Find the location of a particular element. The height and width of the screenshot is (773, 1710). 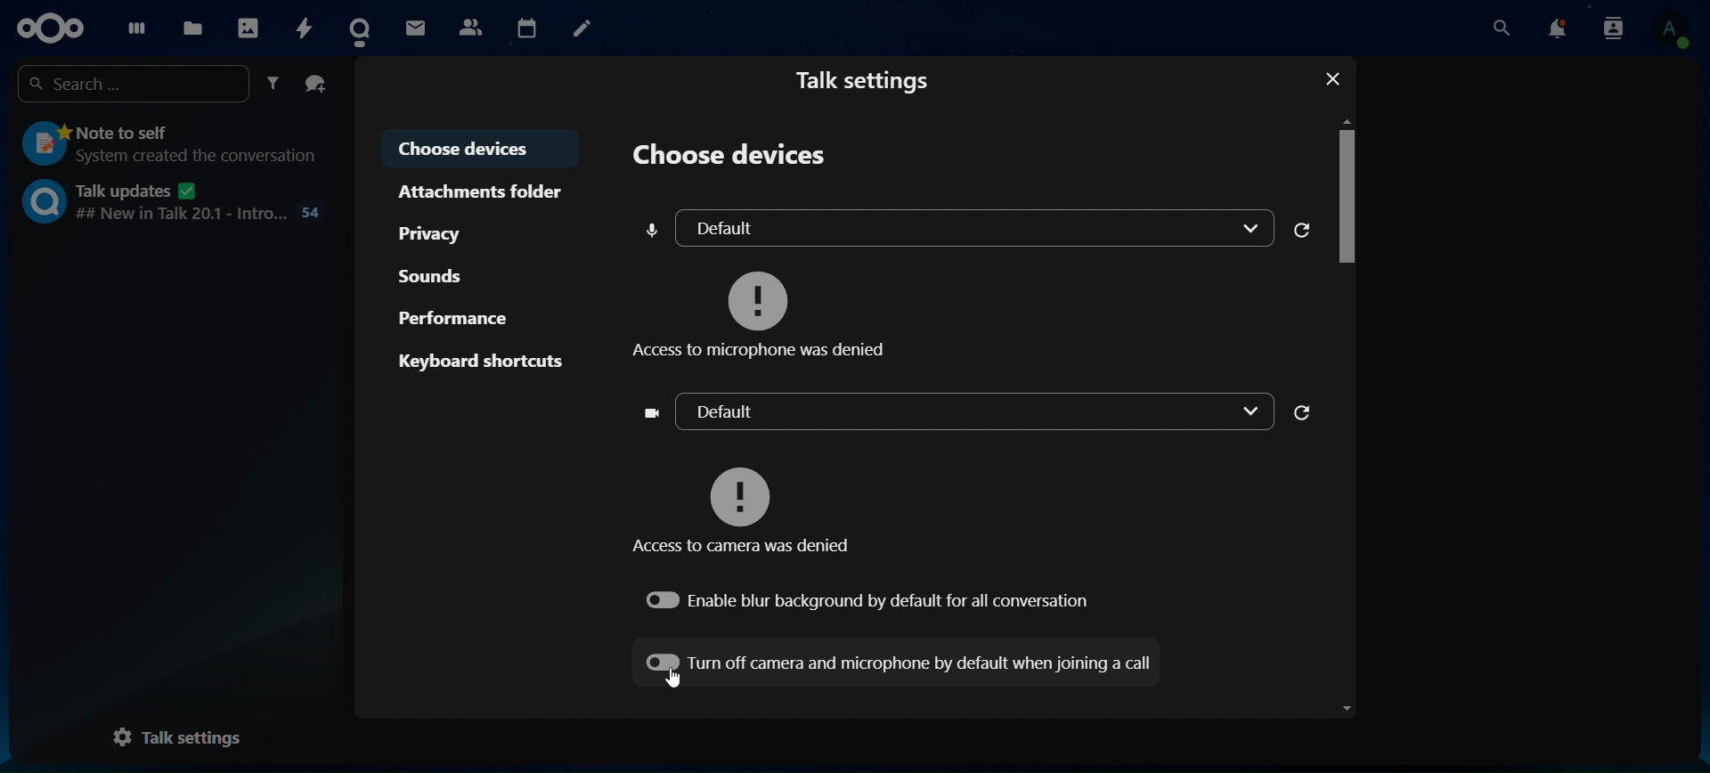

search is located at coordinates (134, 82).